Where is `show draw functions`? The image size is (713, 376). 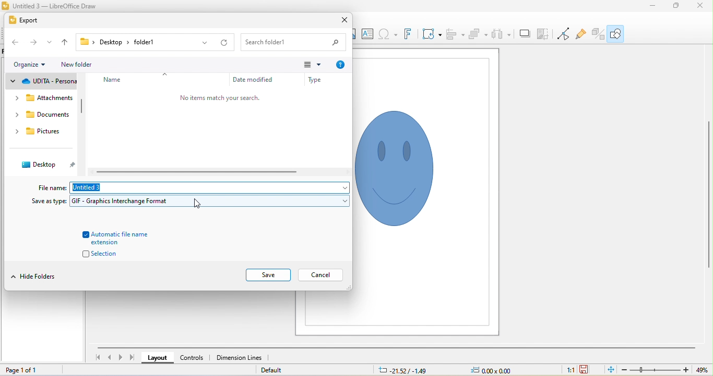
show draw functions is located at coordinates (616, 33).